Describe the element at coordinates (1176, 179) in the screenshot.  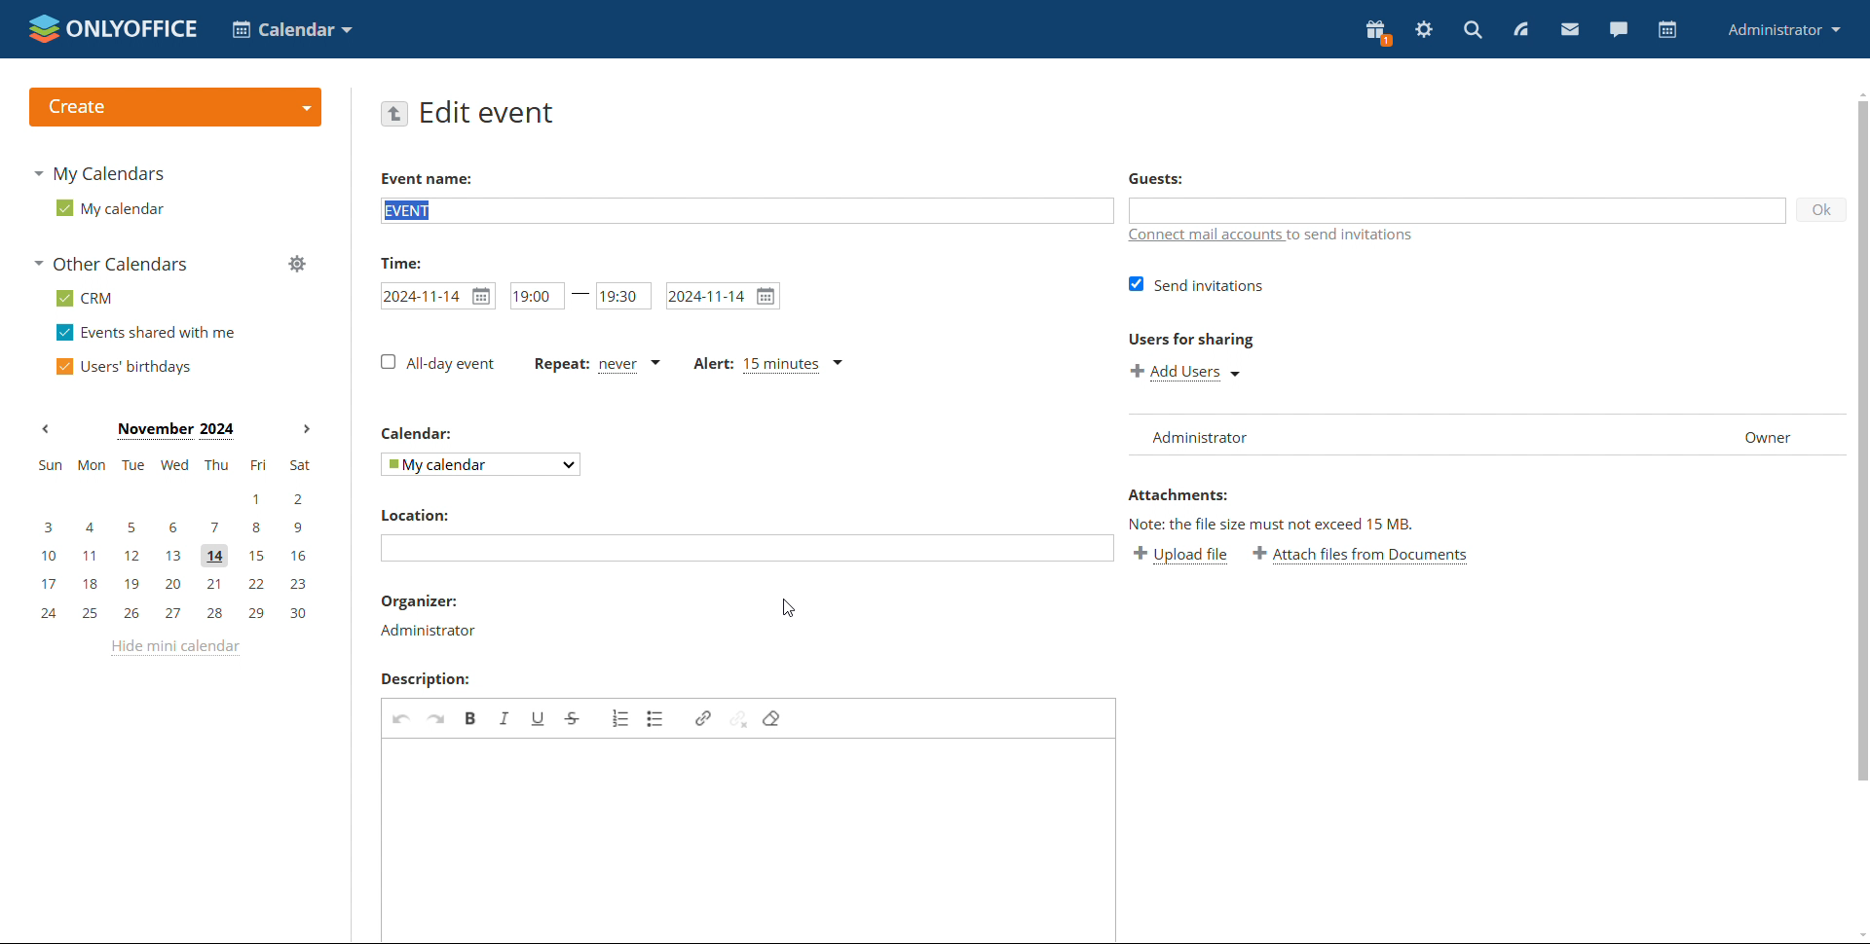
I see `guests` at that location.